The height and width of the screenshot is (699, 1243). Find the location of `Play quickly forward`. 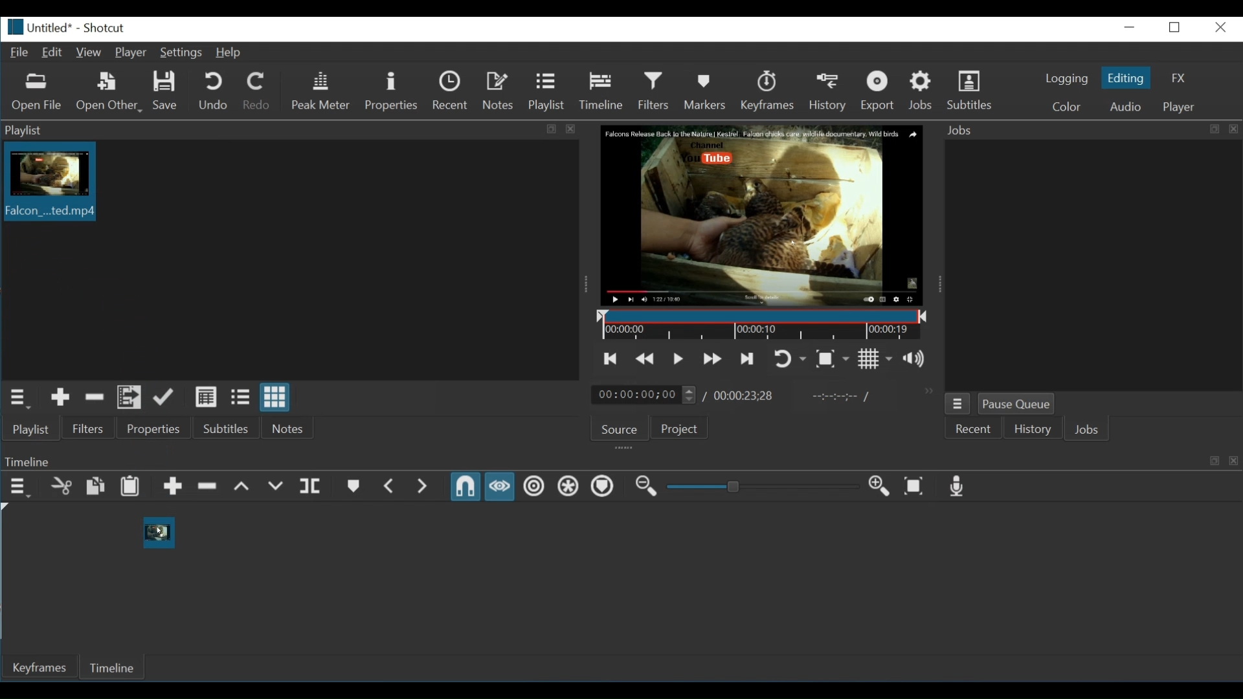

Play quickly forward is located at coordinates (713, 358).